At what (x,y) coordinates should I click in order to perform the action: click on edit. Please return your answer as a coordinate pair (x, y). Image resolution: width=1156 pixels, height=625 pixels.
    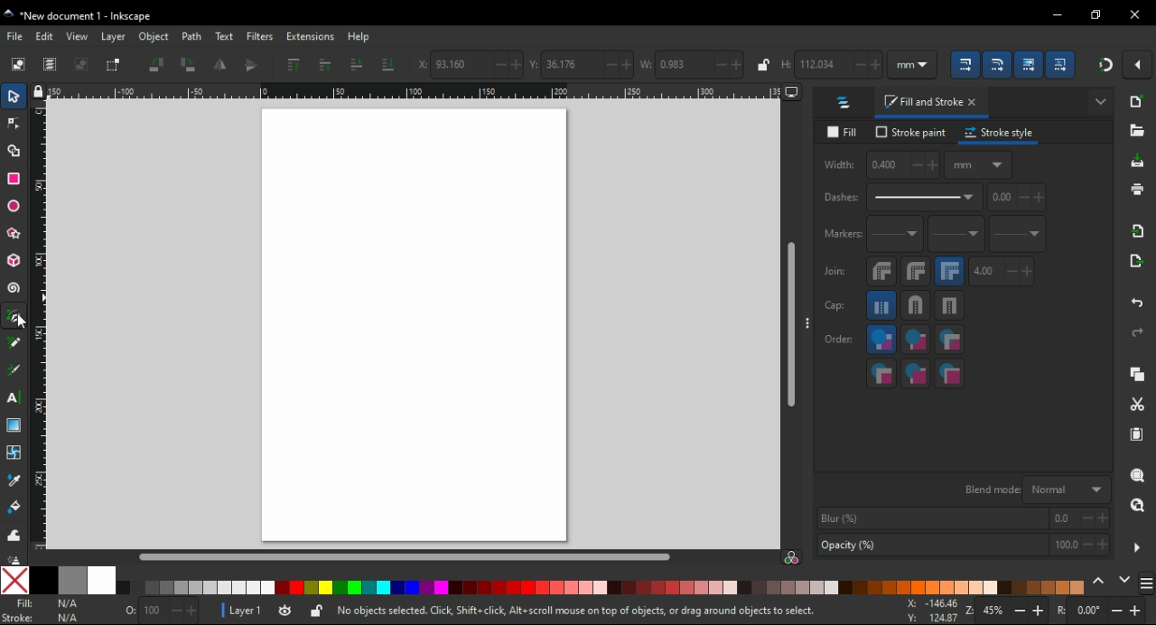
    Looking at the image, I should click on (45, 36).